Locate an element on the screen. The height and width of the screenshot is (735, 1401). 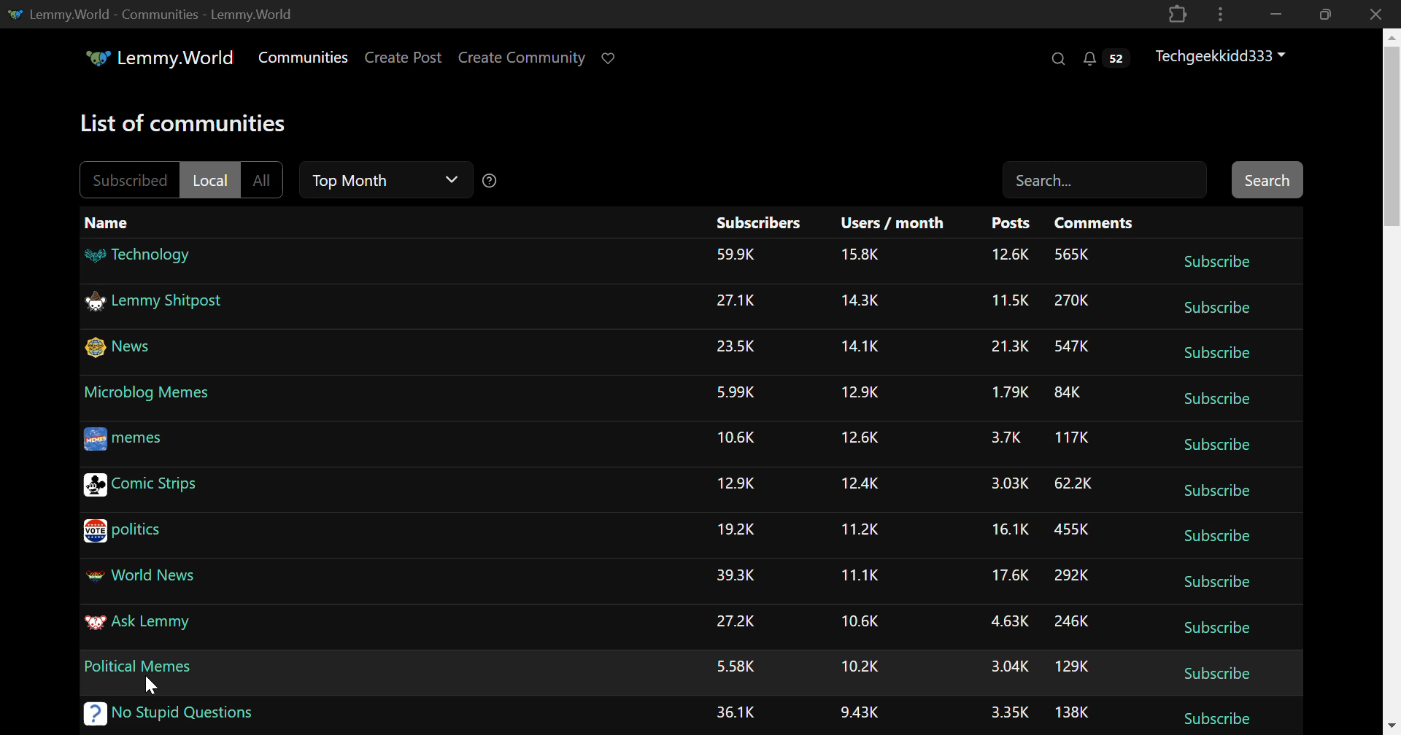
Amount is located at coordinates (1073, 529).